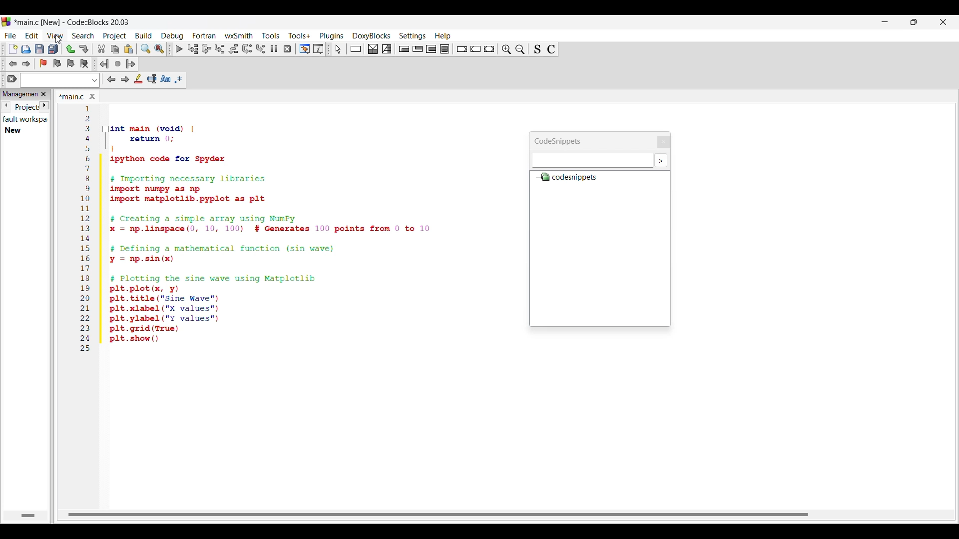  What do you see at coordinates (256, 230) in the screenshot?
I see `Current code` at bounding box center [256, 230].